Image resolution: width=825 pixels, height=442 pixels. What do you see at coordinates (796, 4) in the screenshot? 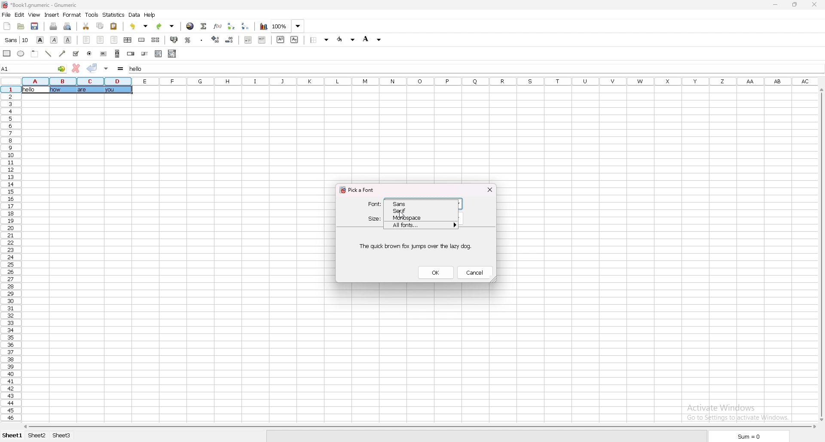
I see `resize` at bounding box center [796, 4].